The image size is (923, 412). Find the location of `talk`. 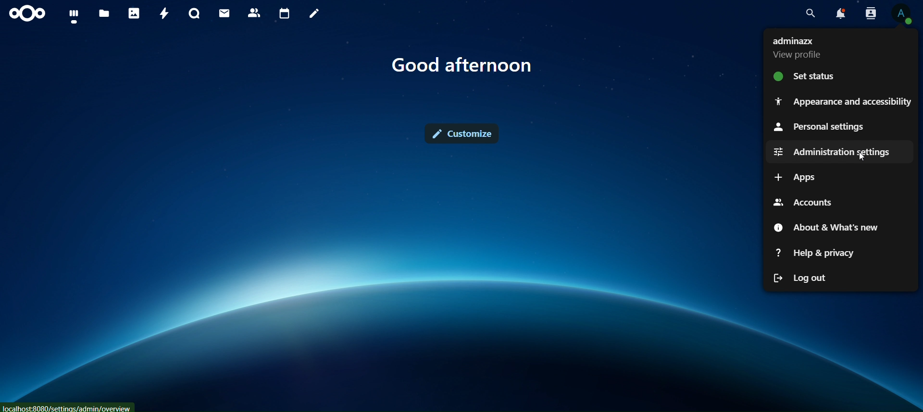

talk is located at coordinates (195, 13).